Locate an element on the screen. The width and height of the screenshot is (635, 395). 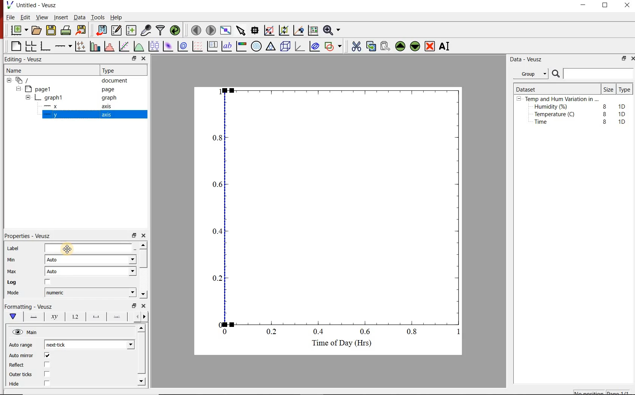
axis is located at coordinates (109, 107).